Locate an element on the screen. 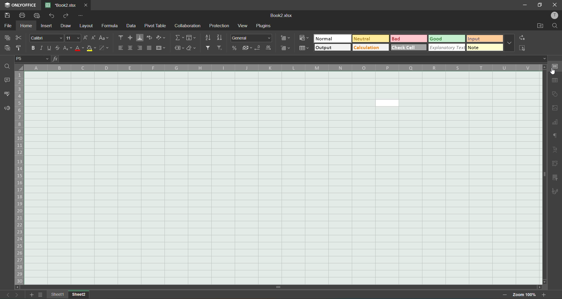 This screenshot has height=299, width=562. maximize is located at coordinates (540, 4).